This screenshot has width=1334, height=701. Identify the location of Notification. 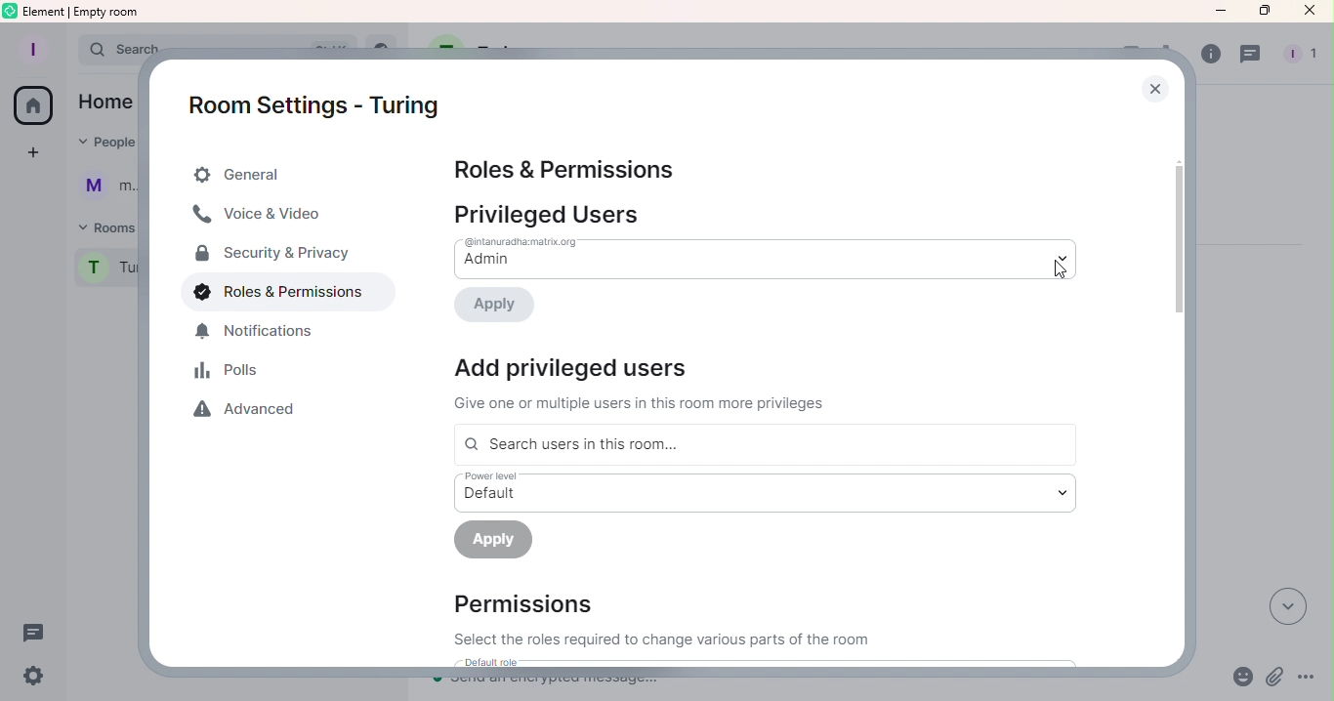
(255, 331).